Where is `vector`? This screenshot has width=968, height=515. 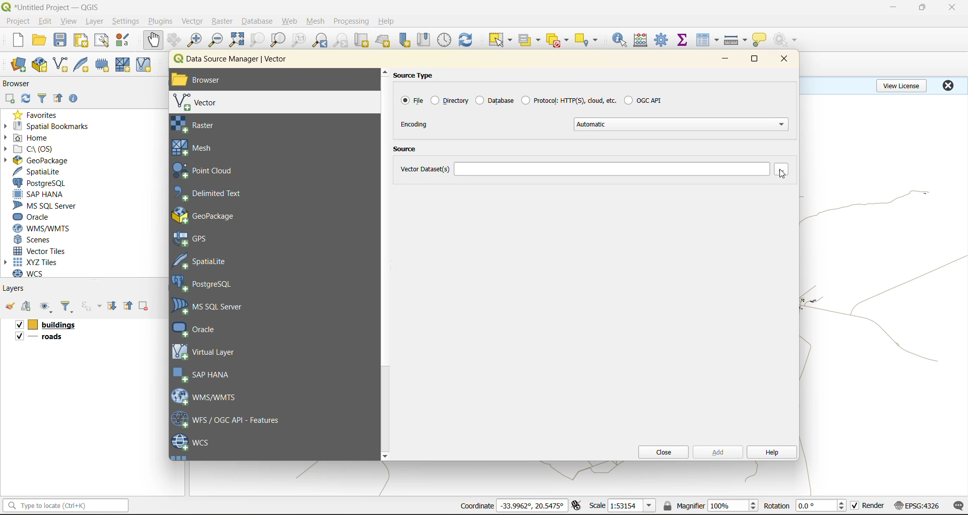
vector is located at coordinates (202, 102).